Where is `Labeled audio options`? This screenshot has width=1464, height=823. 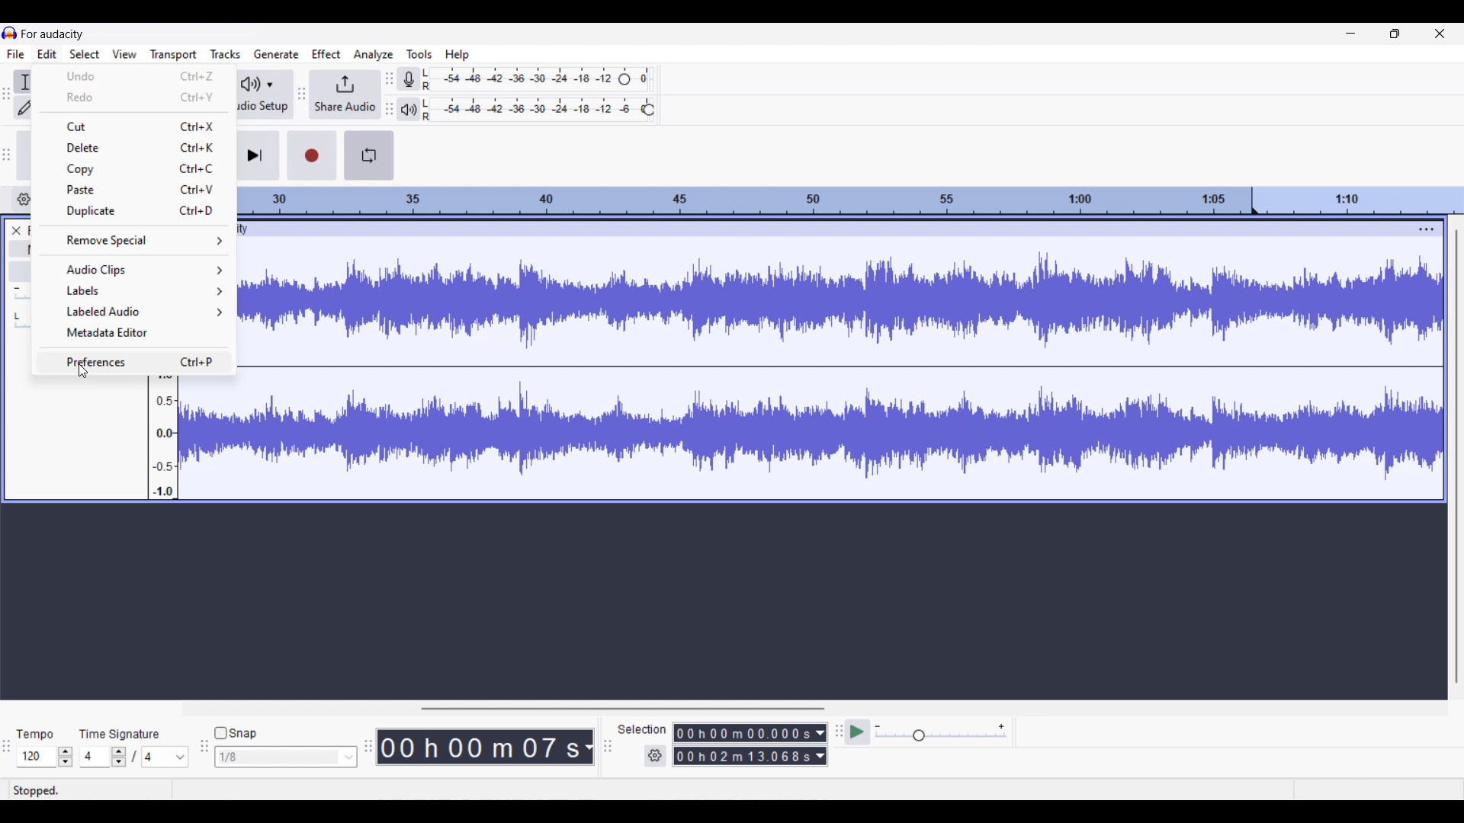 Labeled audio options is located at coordinates (133, 312).